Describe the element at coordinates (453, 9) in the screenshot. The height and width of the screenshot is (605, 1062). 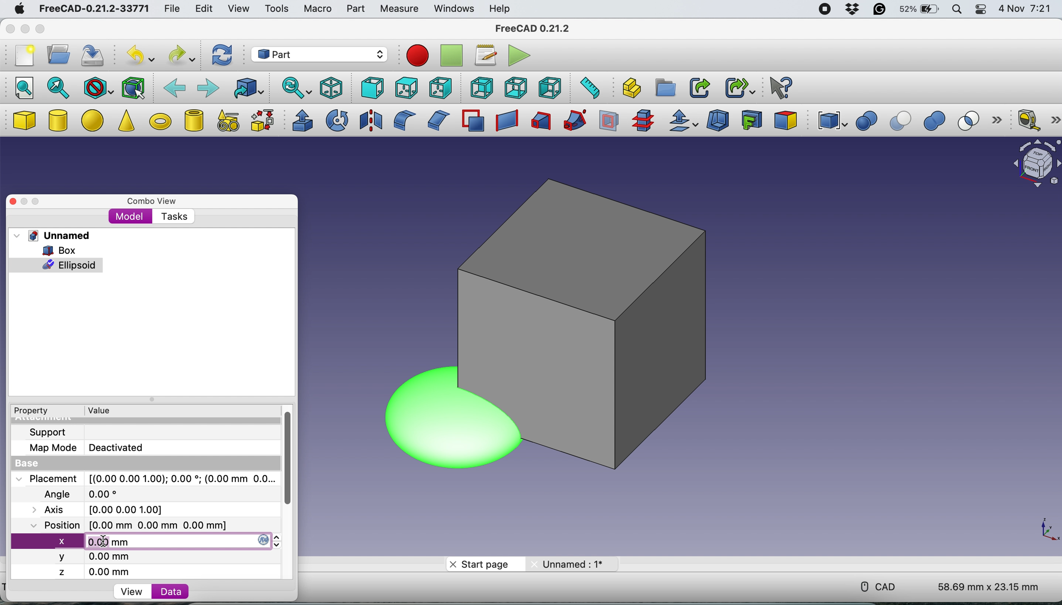
I see `windows` at that location.